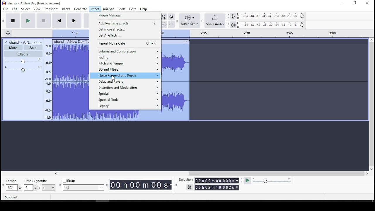 This screenshot has height=211, width=375. I want to click on playback level , so click(272, 25).